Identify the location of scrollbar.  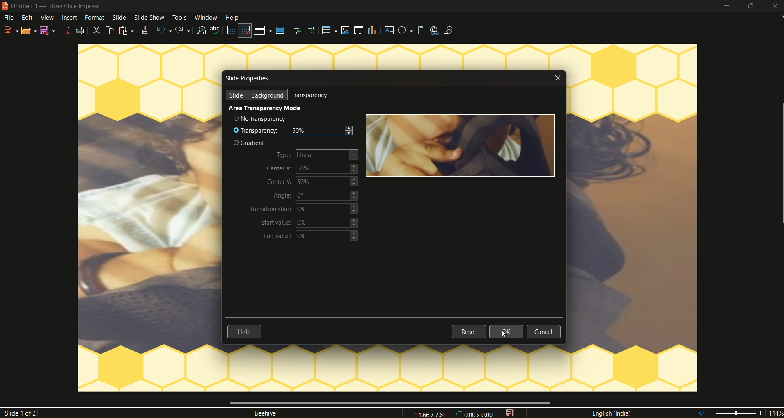
(388, 403).